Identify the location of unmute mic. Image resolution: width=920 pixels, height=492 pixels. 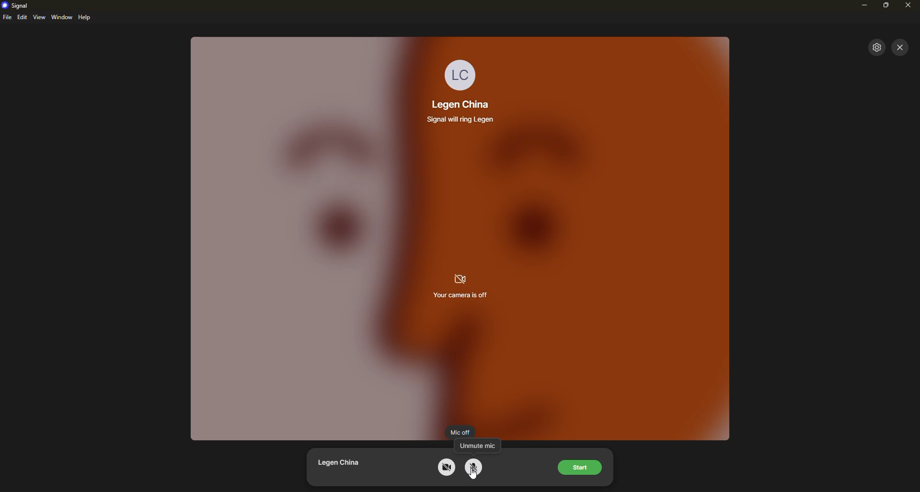
(479, 445).